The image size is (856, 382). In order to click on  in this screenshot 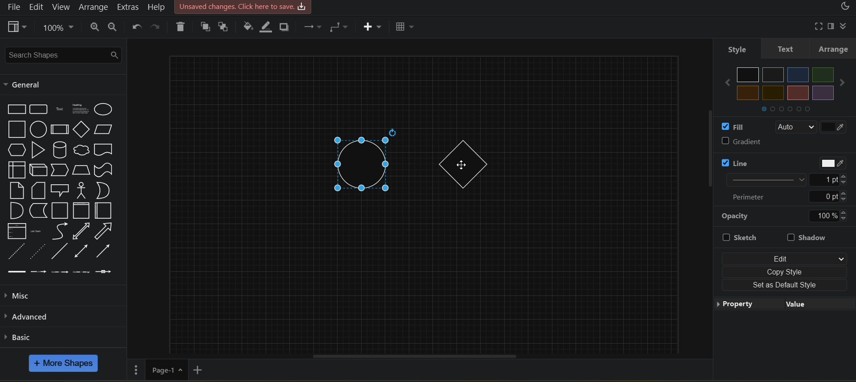, I will do `click(824, 75)`.